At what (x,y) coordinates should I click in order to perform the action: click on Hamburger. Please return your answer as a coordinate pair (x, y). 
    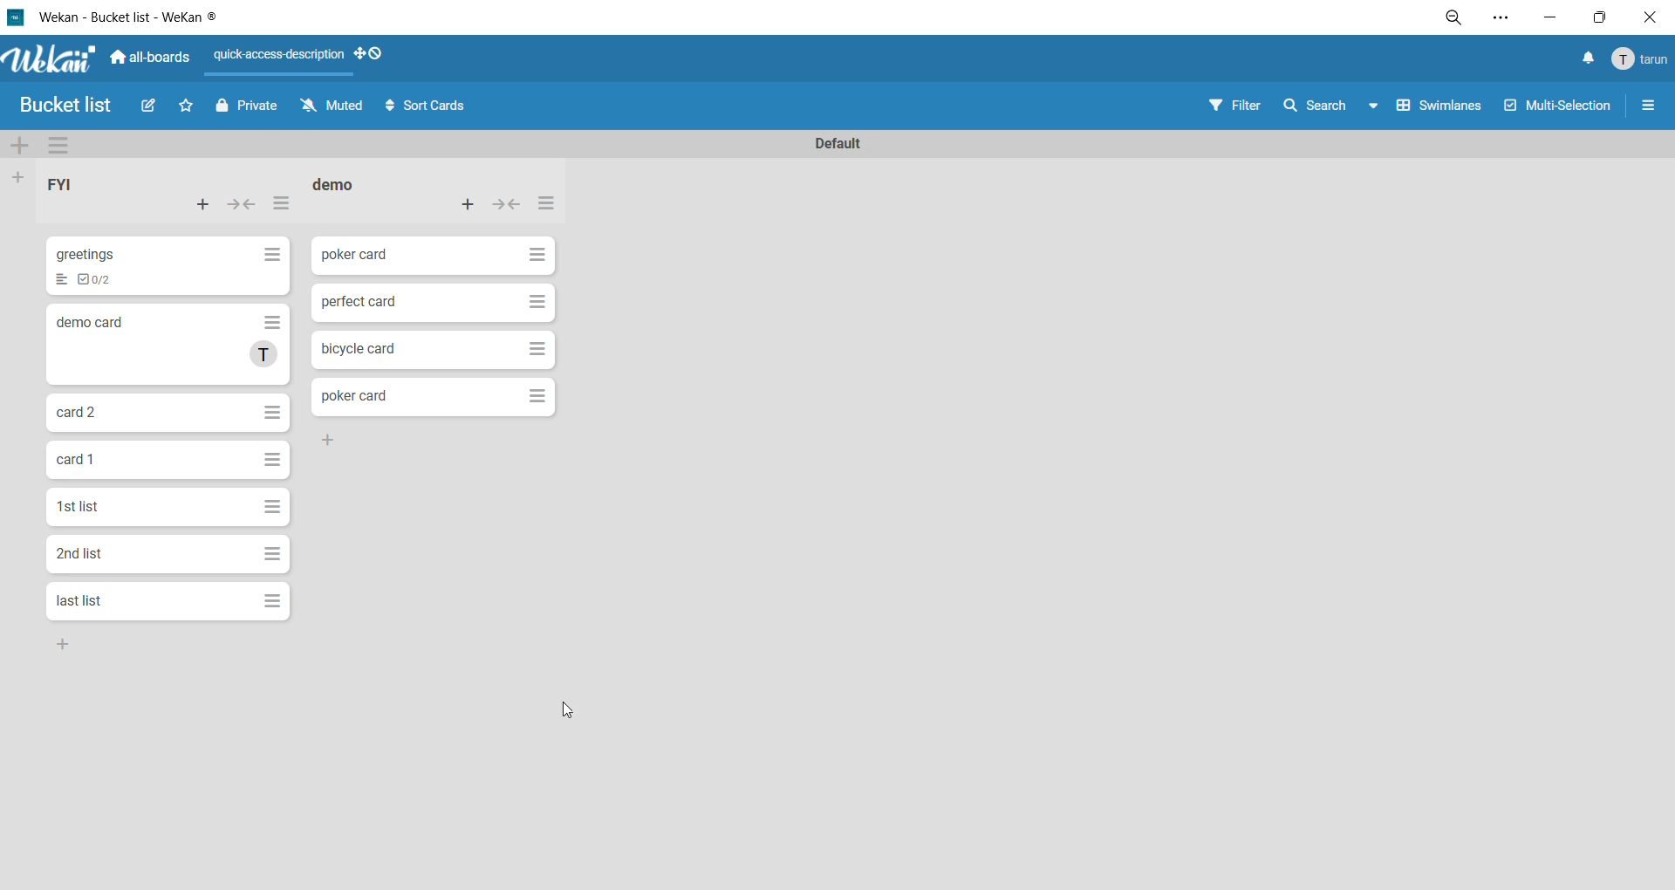
    Looking at the image, I should click on (271, 553).